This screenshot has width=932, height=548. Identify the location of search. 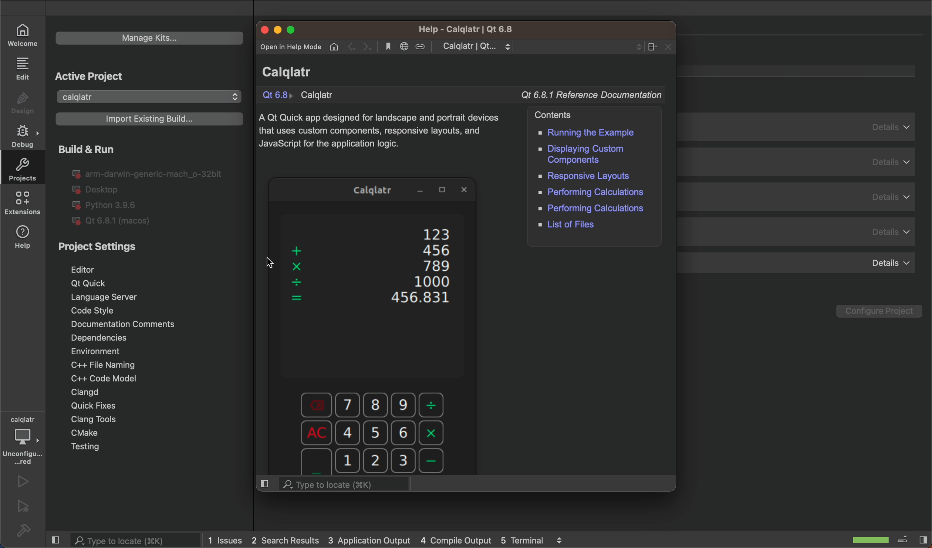
(136, 541).